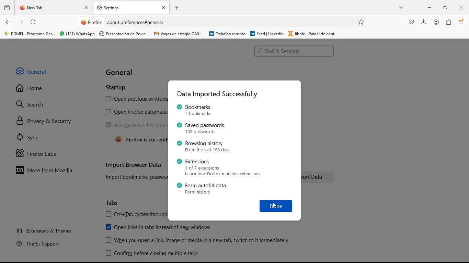  What do you see at coordinates (424, 22) in the screenshot?
I see `download` at bounding box center [424, 22].